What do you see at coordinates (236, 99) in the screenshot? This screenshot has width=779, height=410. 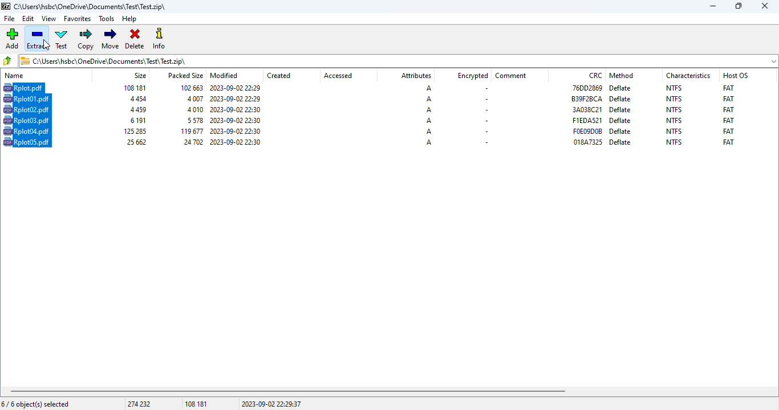 I see `modified date & time` at bounding box center [236, 99].